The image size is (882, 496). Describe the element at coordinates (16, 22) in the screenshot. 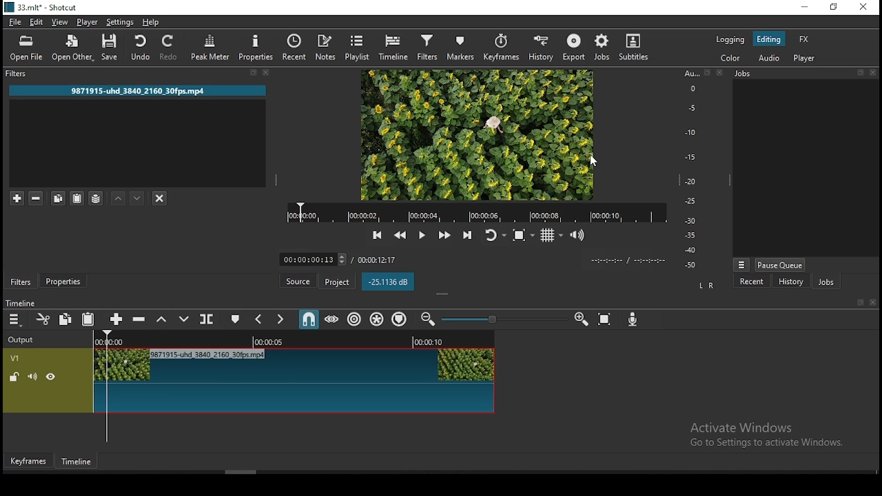

I see `file` at that location.